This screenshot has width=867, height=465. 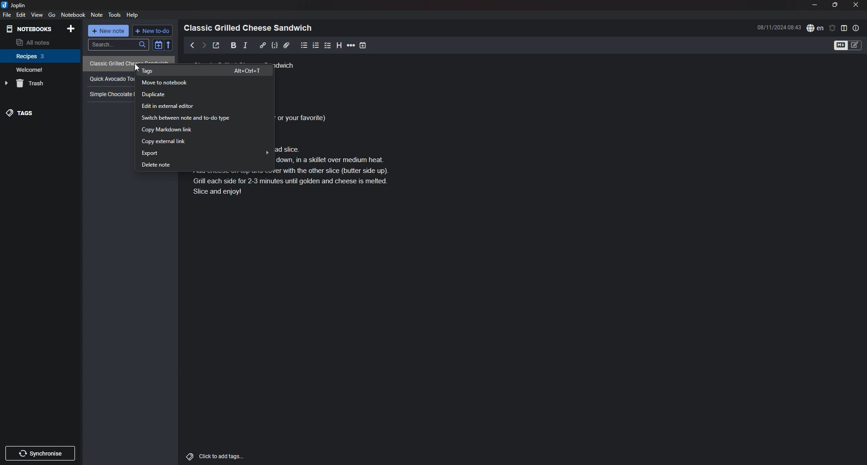 What do you see at coordinates (844, 28) in the screenshot?
I see `toggle editor layout` at bounding box center [844, 28].